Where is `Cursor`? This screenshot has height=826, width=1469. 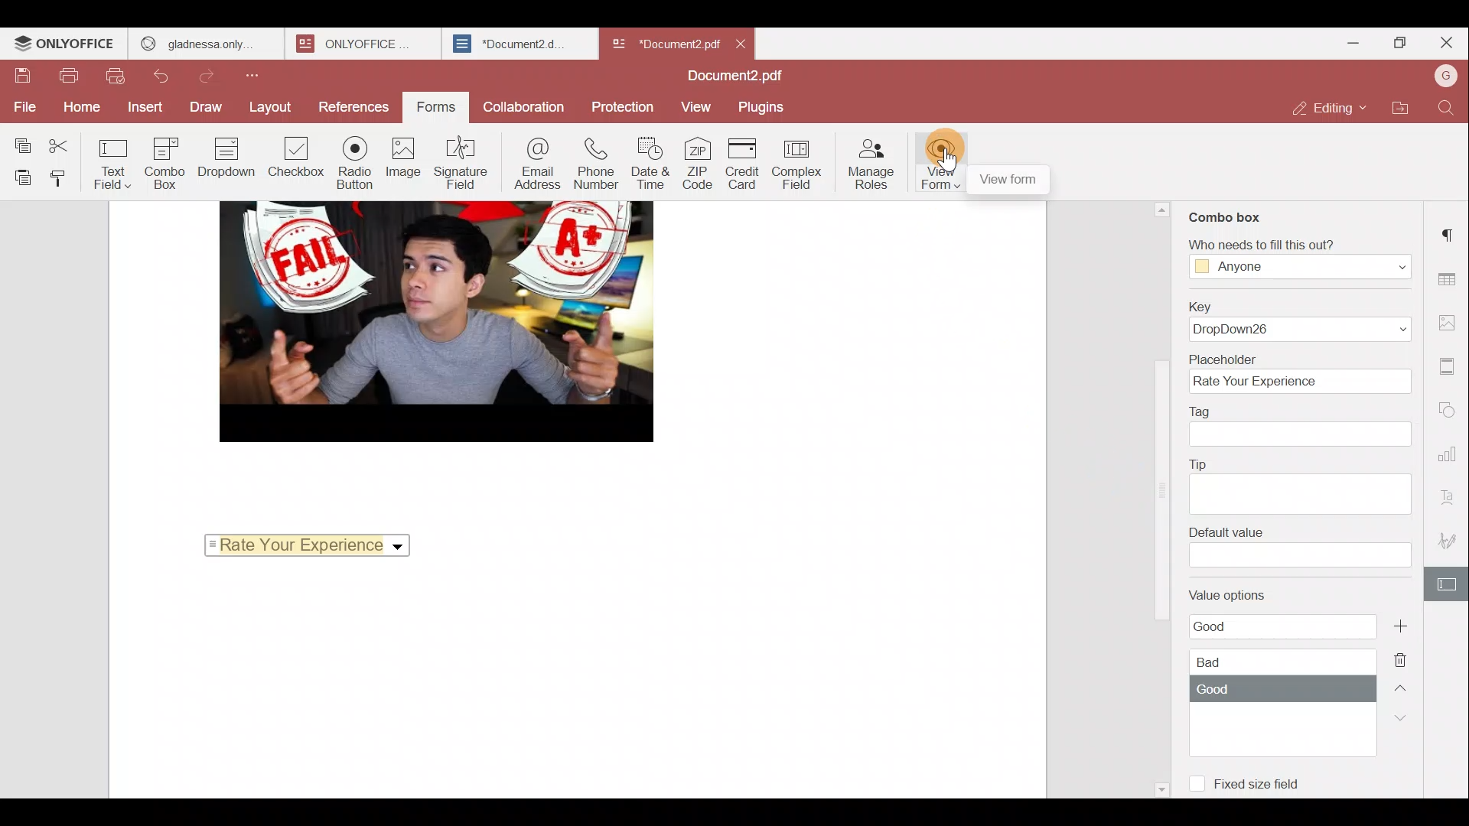
Cursor is located at coordinates (944, 156).